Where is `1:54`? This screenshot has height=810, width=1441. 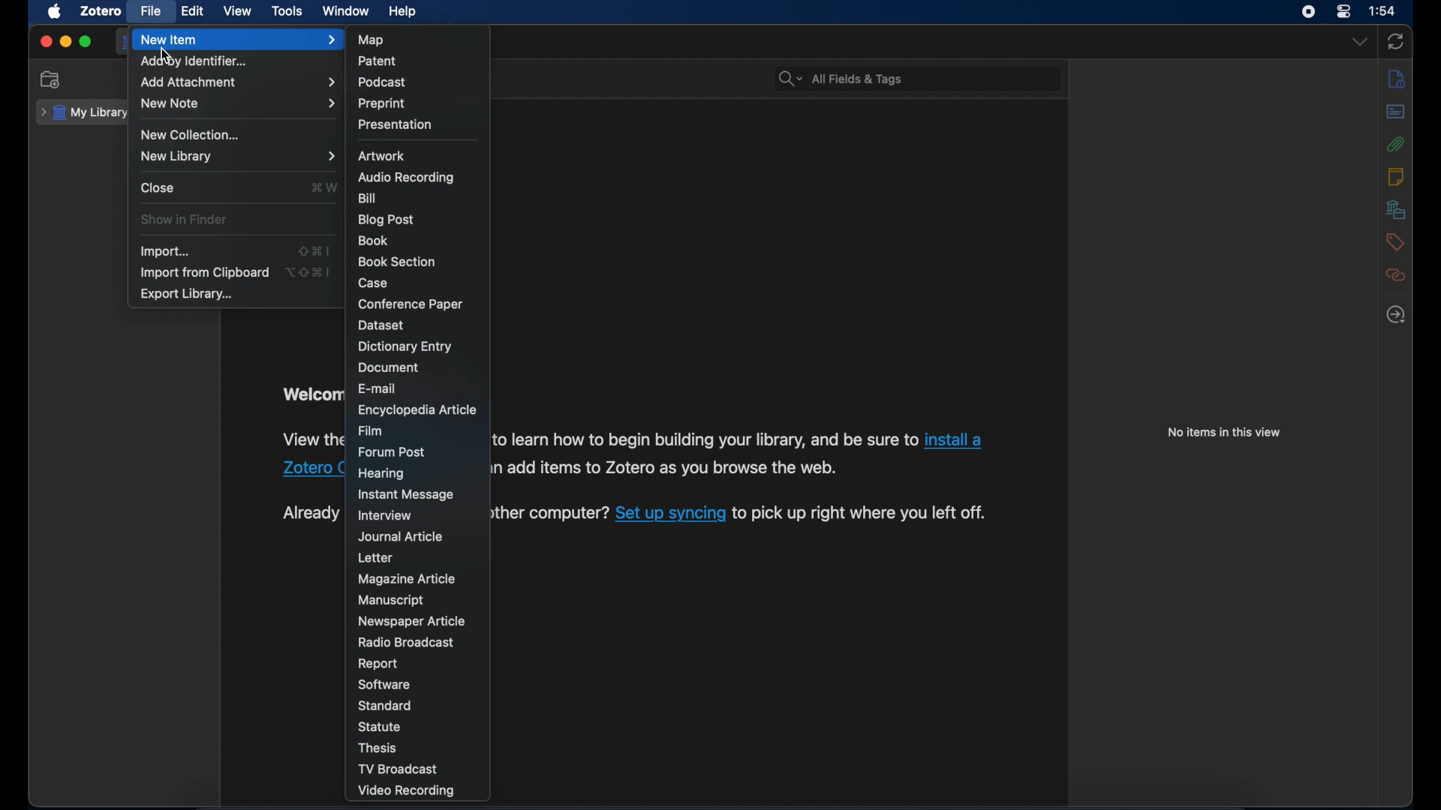
1:54 is located at coordinates (1384, 12).